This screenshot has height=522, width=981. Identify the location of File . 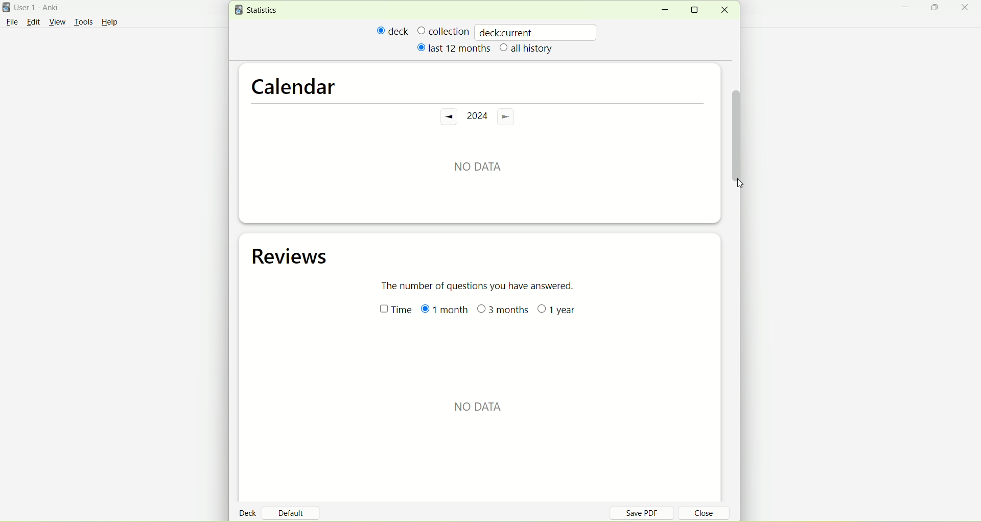
(12, 22).